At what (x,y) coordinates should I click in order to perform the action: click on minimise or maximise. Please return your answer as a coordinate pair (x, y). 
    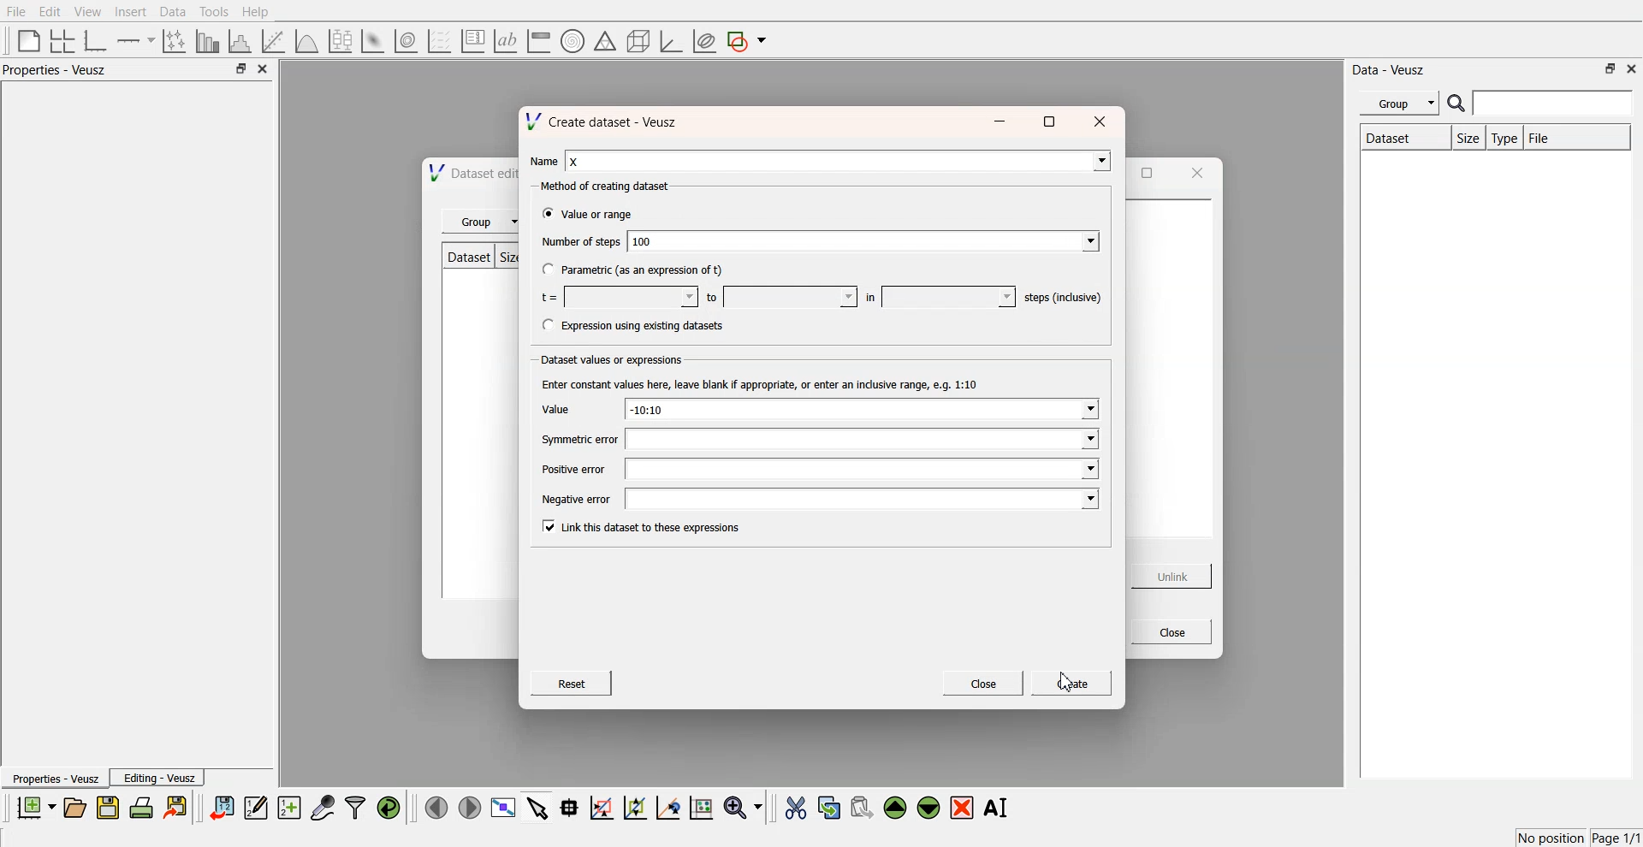
    Looking at the image, I should click on (1610, 68).